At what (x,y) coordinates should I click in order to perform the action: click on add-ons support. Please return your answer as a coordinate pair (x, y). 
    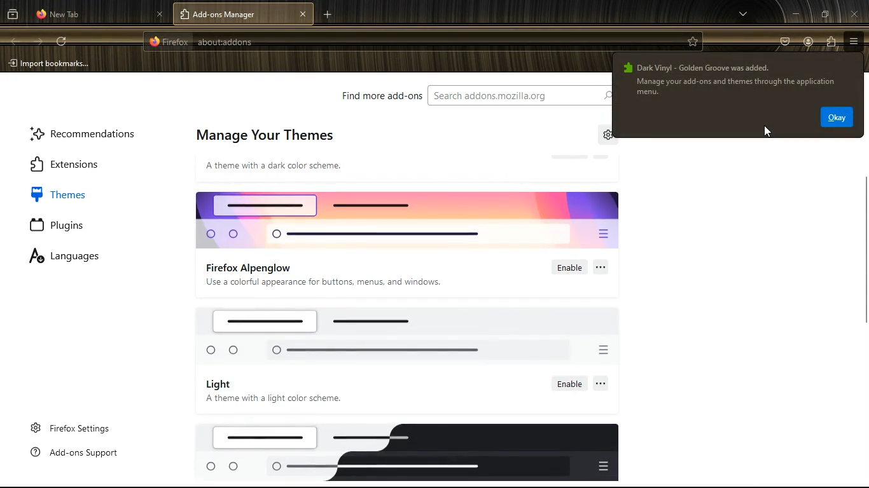
    Looking at the image, I should click on (78, 453).